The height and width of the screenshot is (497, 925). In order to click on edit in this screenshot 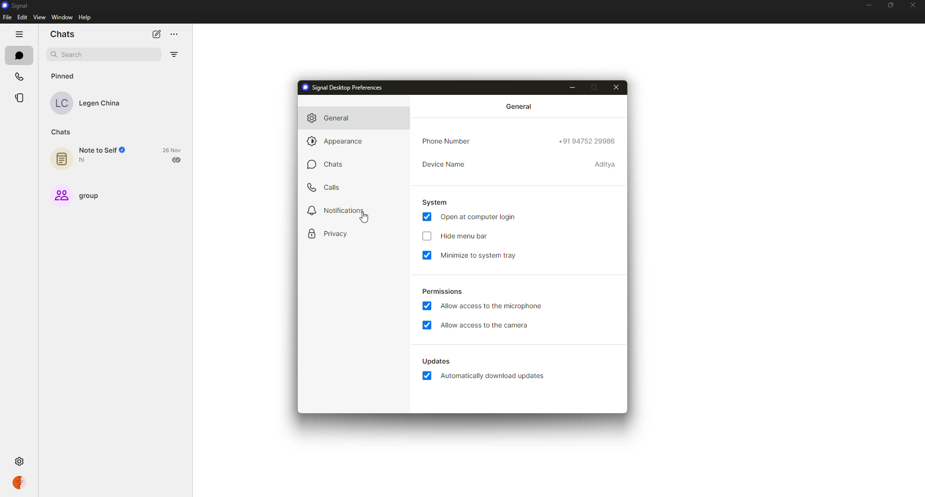, I will do `click(22, 18)`.